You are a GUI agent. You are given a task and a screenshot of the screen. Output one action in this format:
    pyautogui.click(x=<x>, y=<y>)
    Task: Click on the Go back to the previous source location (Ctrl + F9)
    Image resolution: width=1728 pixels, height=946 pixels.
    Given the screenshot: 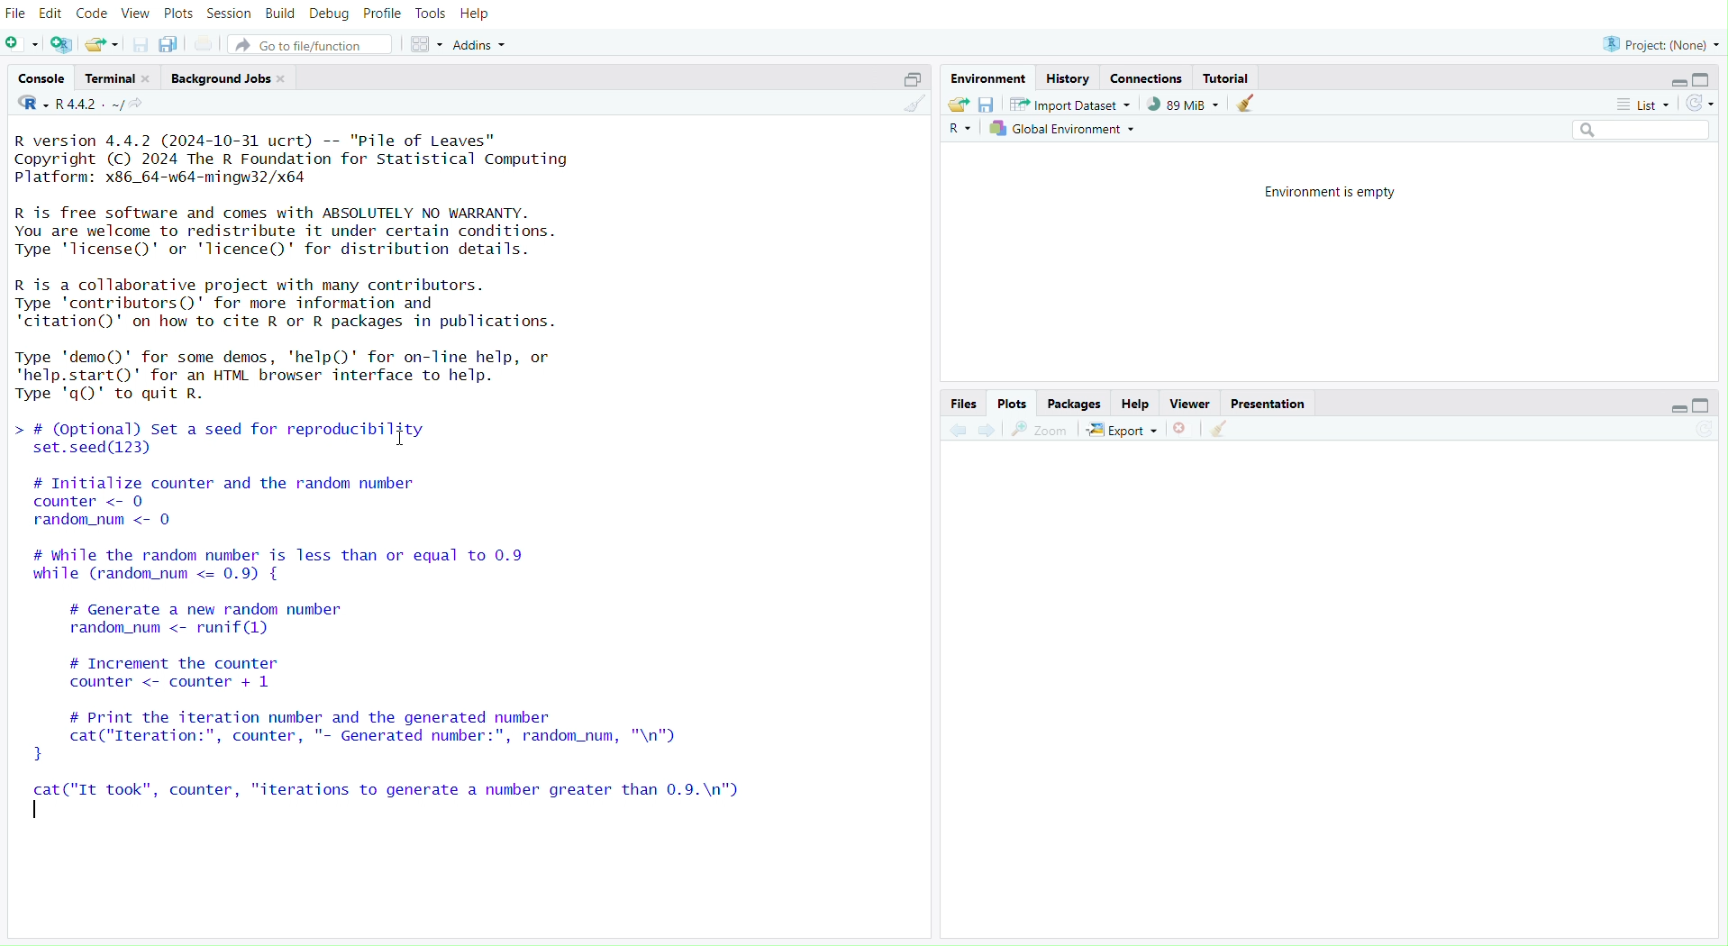 What is the action you would take?
    pyautogui.click(x=957, y=430)
    